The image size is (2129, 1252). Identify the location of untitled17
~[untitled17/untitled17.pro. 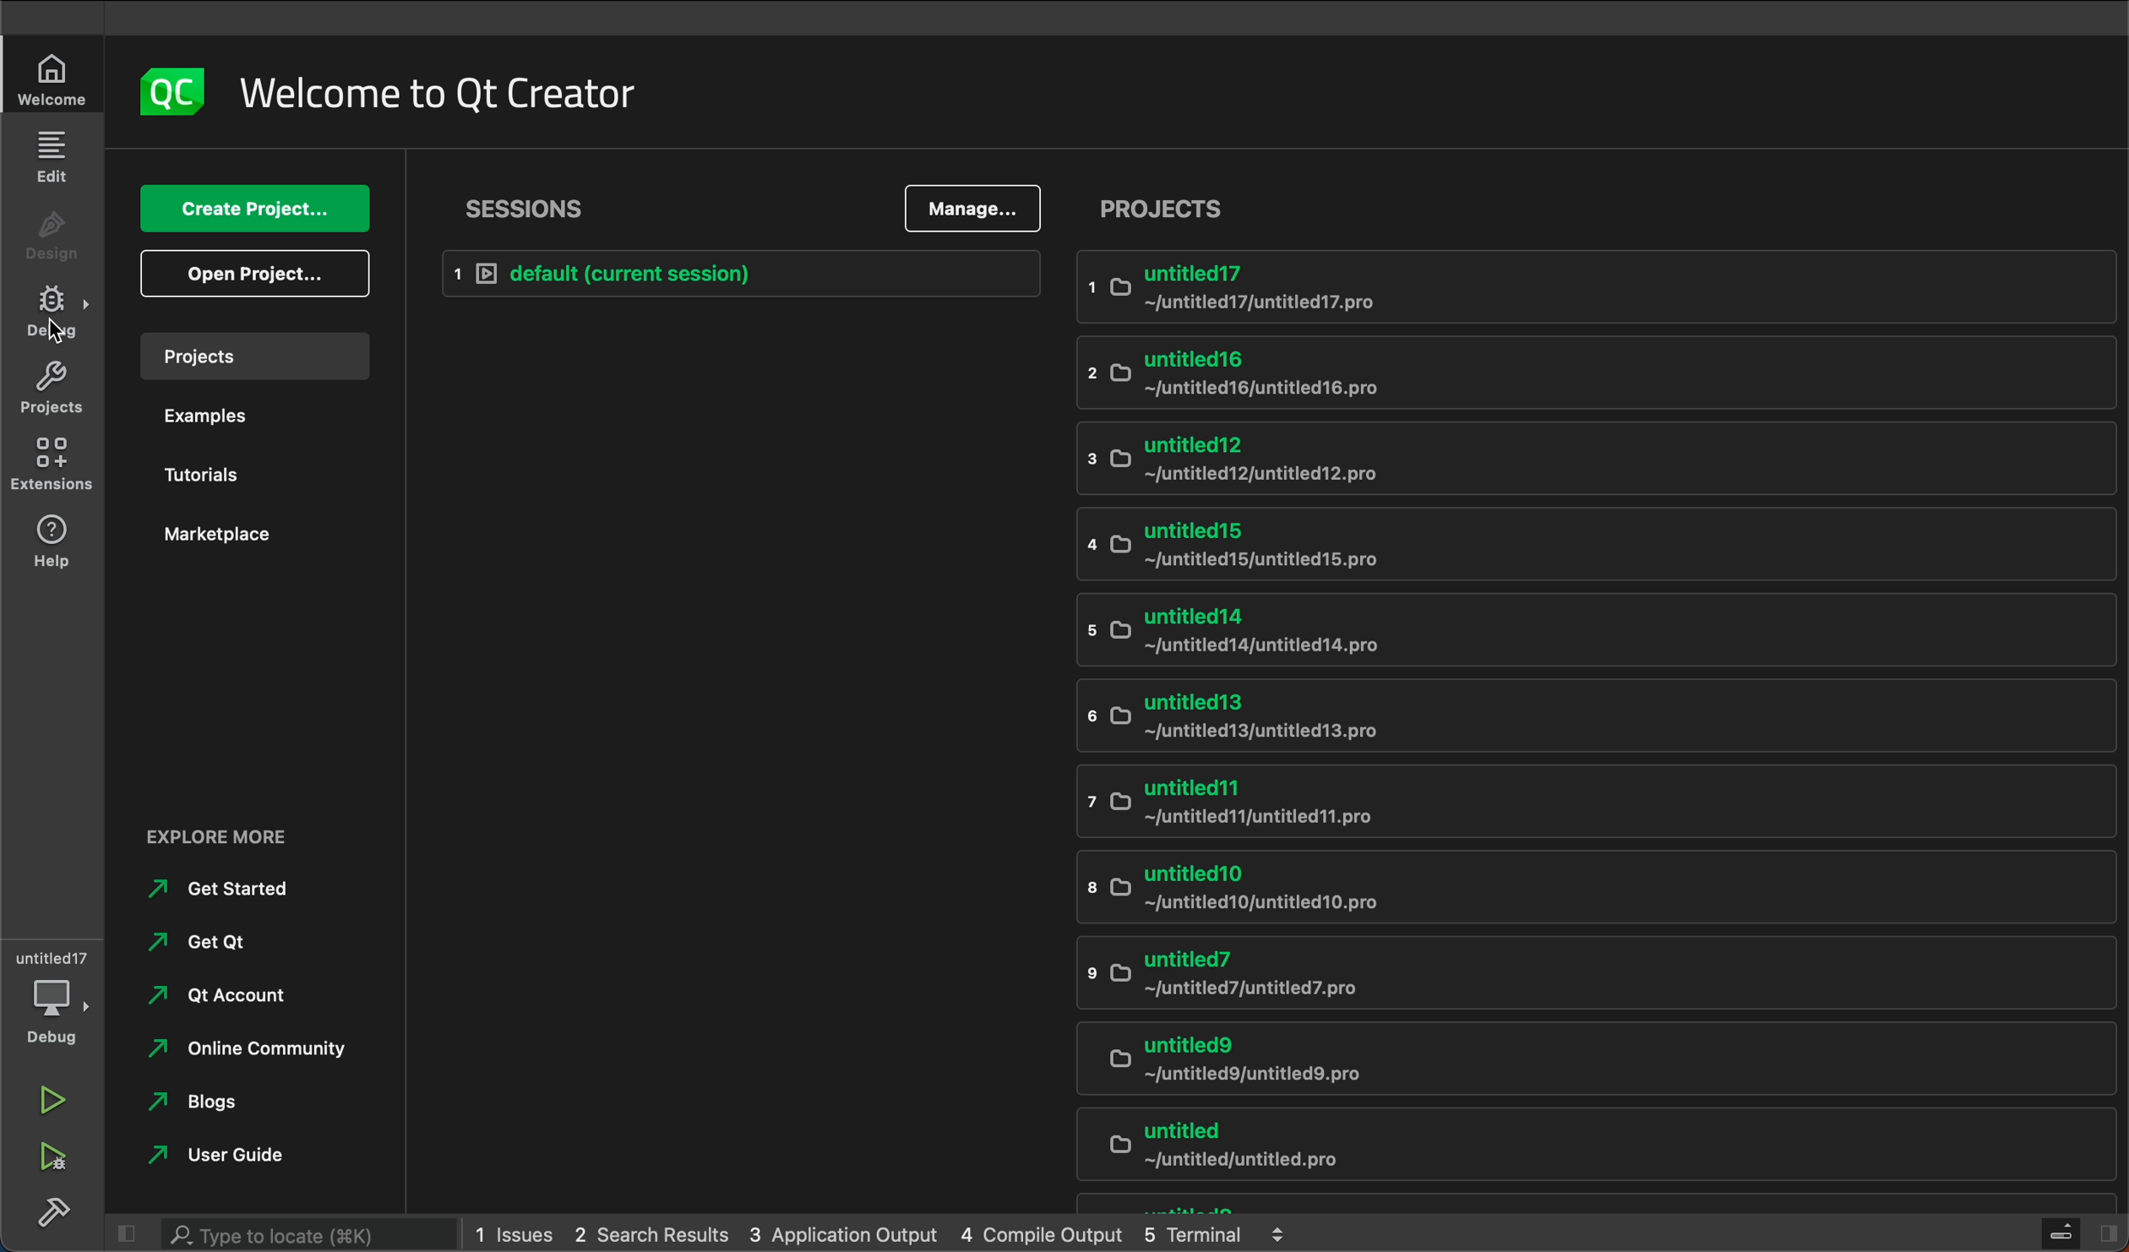
(1594, 287).